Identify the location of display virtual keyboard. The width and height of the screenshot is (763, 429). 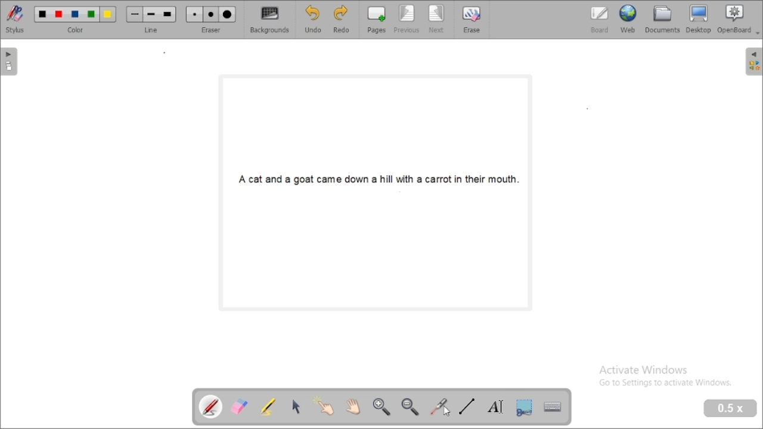
(553, 407).